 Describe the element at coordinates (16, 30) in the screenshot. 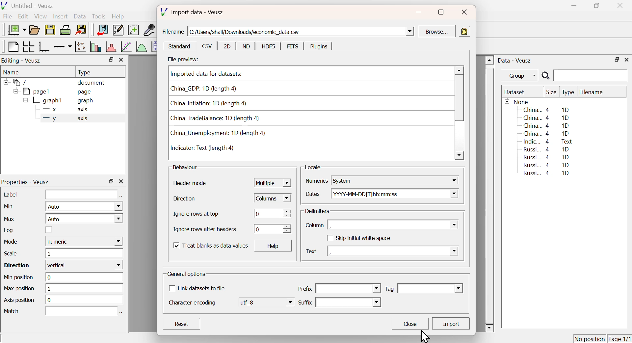

I see `New Document` at that location.